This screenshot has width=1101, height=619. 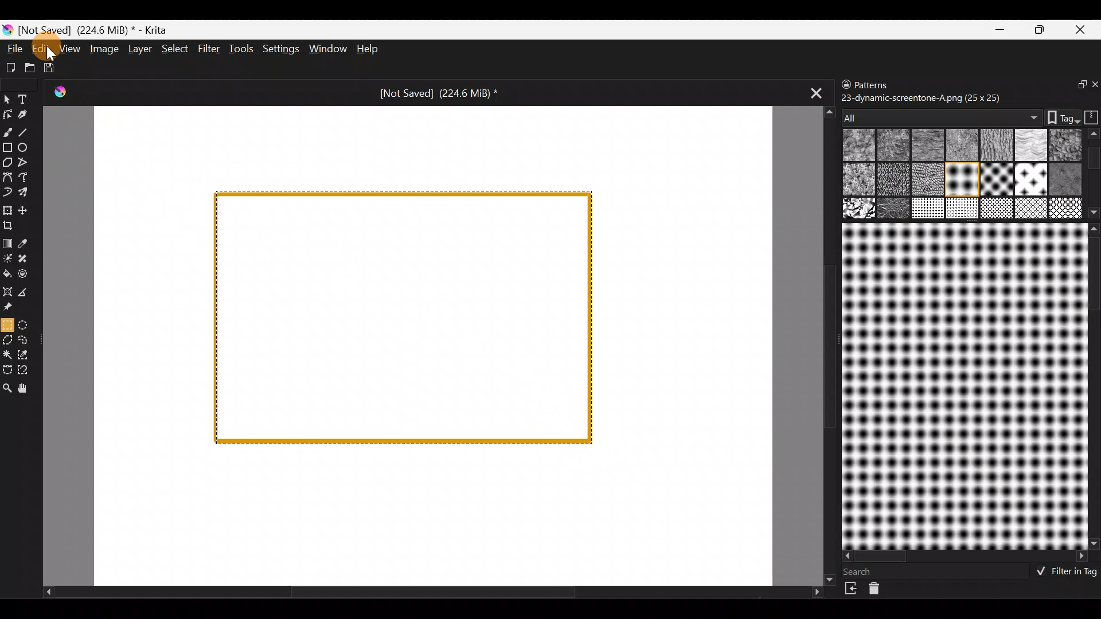 What do you see at coordinates (926, 179) in the screenshot?
I see `09b drawed_crossedlines.png` at bounding box center [926, 179].